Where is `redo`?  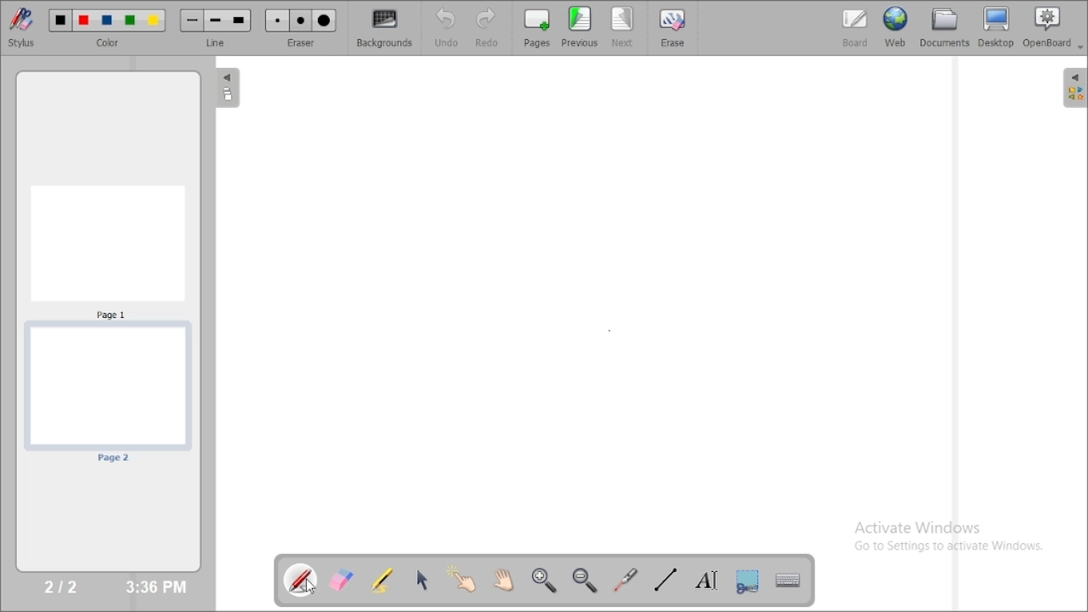
redo is located at coordinates (491, 27).